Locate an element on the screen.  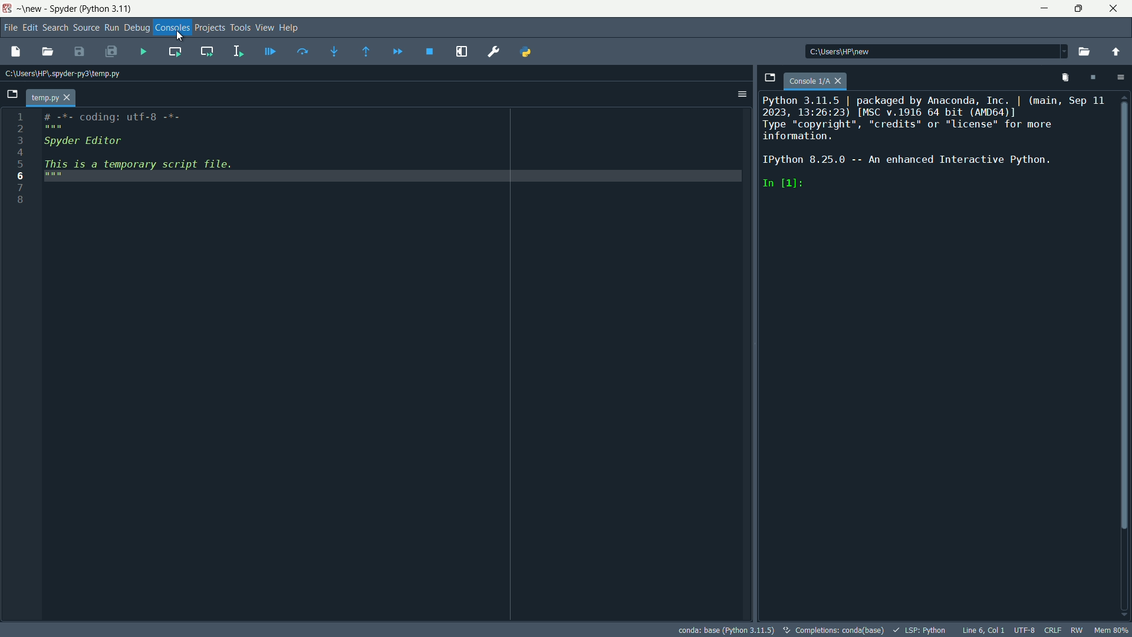
interrupt kernal is located at coordinates (1094, 77).